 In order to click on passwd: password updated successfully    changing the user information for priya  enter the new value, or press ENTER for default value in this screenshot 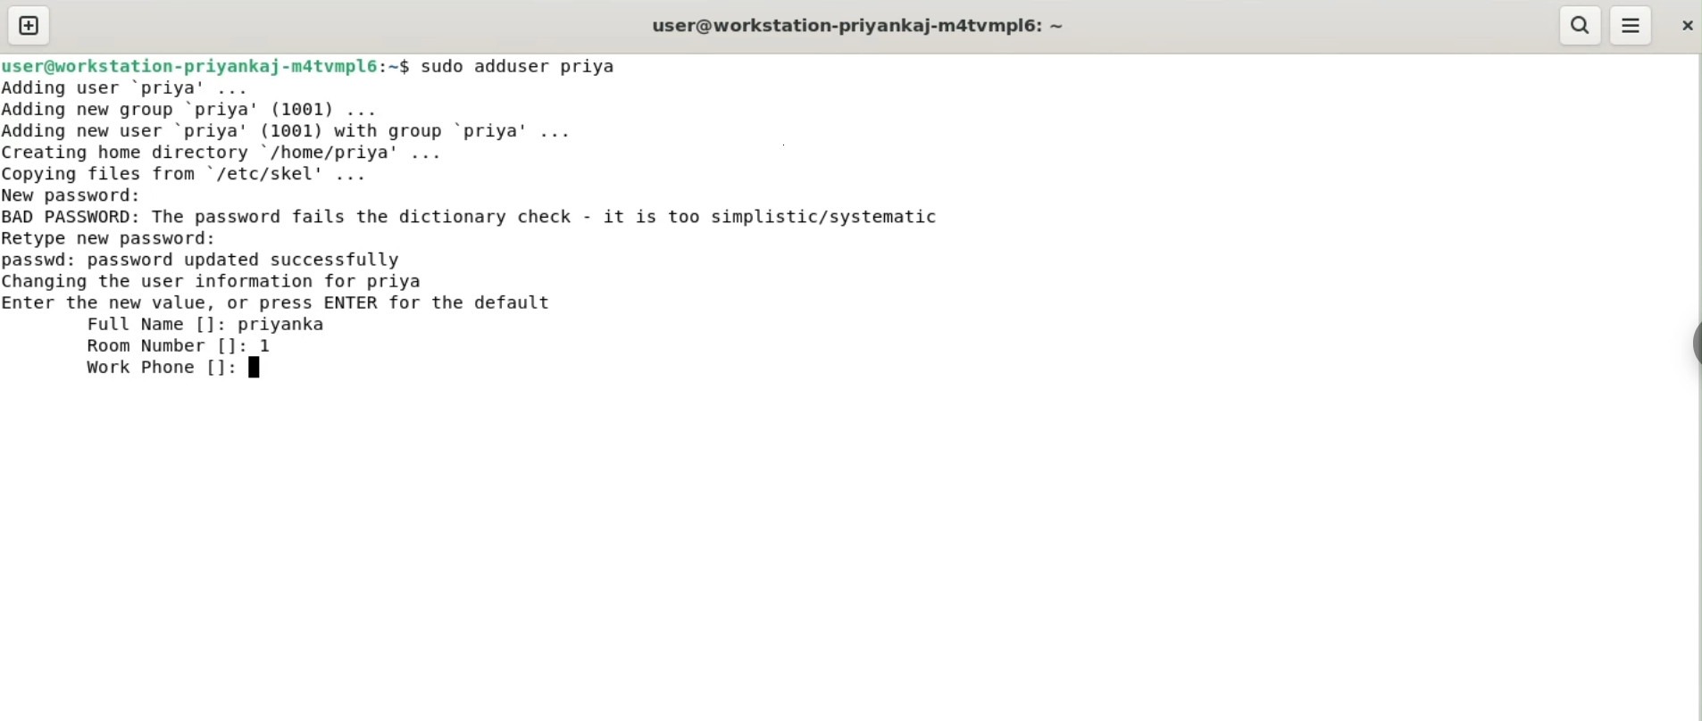, I will do `click(320, 278)`.